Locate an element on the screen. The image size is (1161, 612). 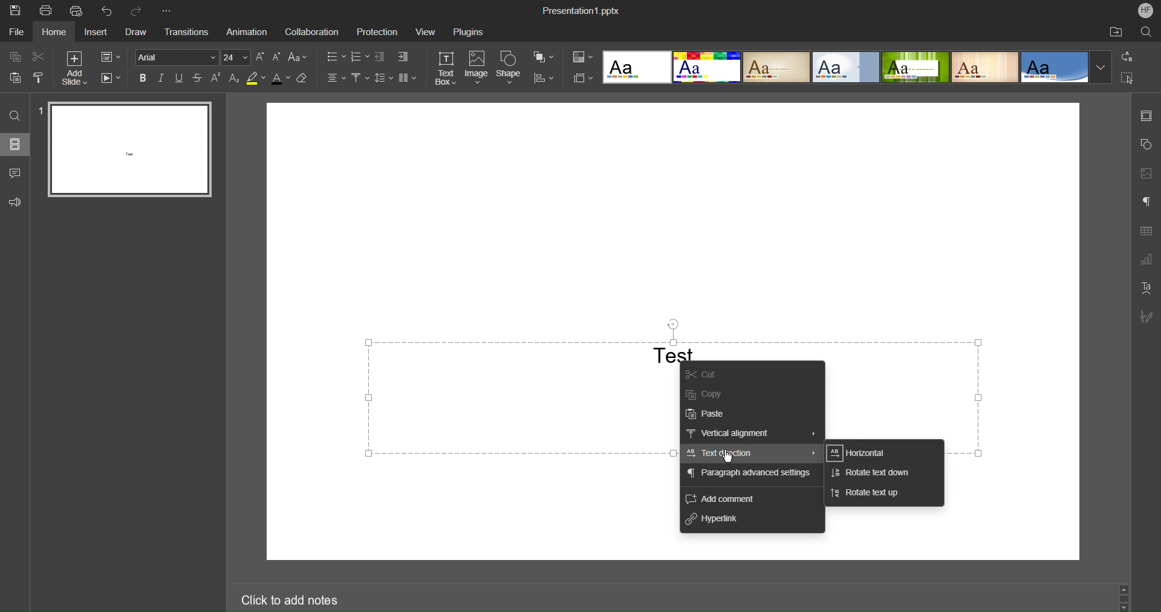
Arrange is located at coordinates (544, 57).